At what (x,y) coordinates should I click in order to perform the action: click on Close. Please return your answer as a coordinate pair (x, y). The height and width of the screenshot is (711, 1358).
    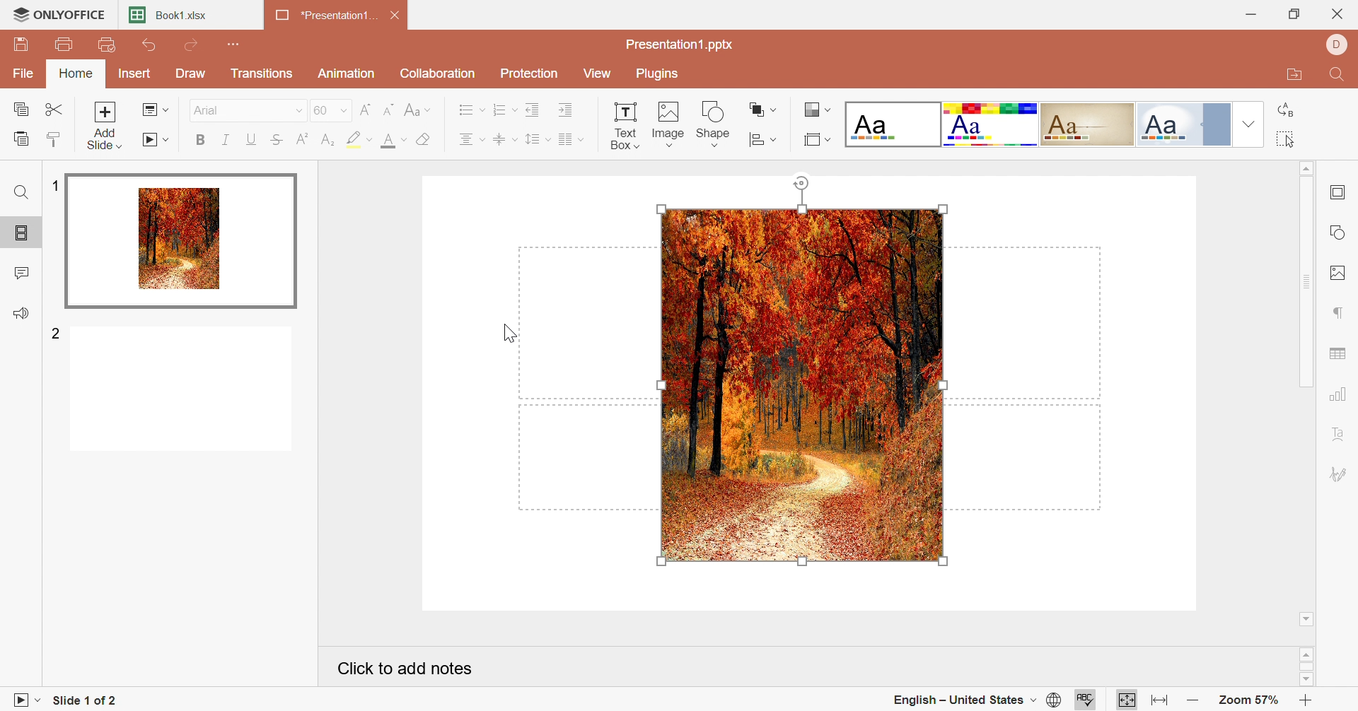
    Looking at the image, I should click on (1340, 13).